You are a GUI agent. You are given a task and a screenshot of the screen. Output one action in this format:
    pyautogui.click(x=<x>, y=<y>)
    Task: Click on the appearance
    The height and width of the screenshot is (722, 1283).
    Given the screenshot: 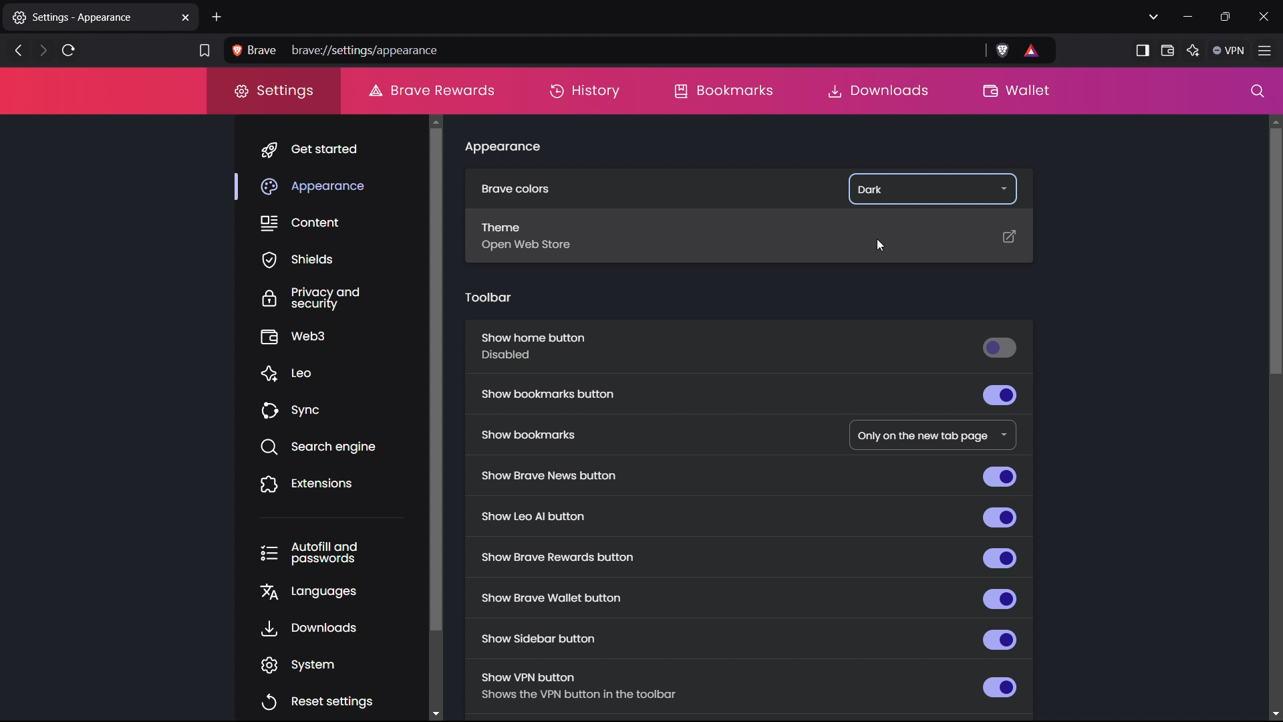 What is the action you would take?
    pyautogui.click(x=339, y=183)
    